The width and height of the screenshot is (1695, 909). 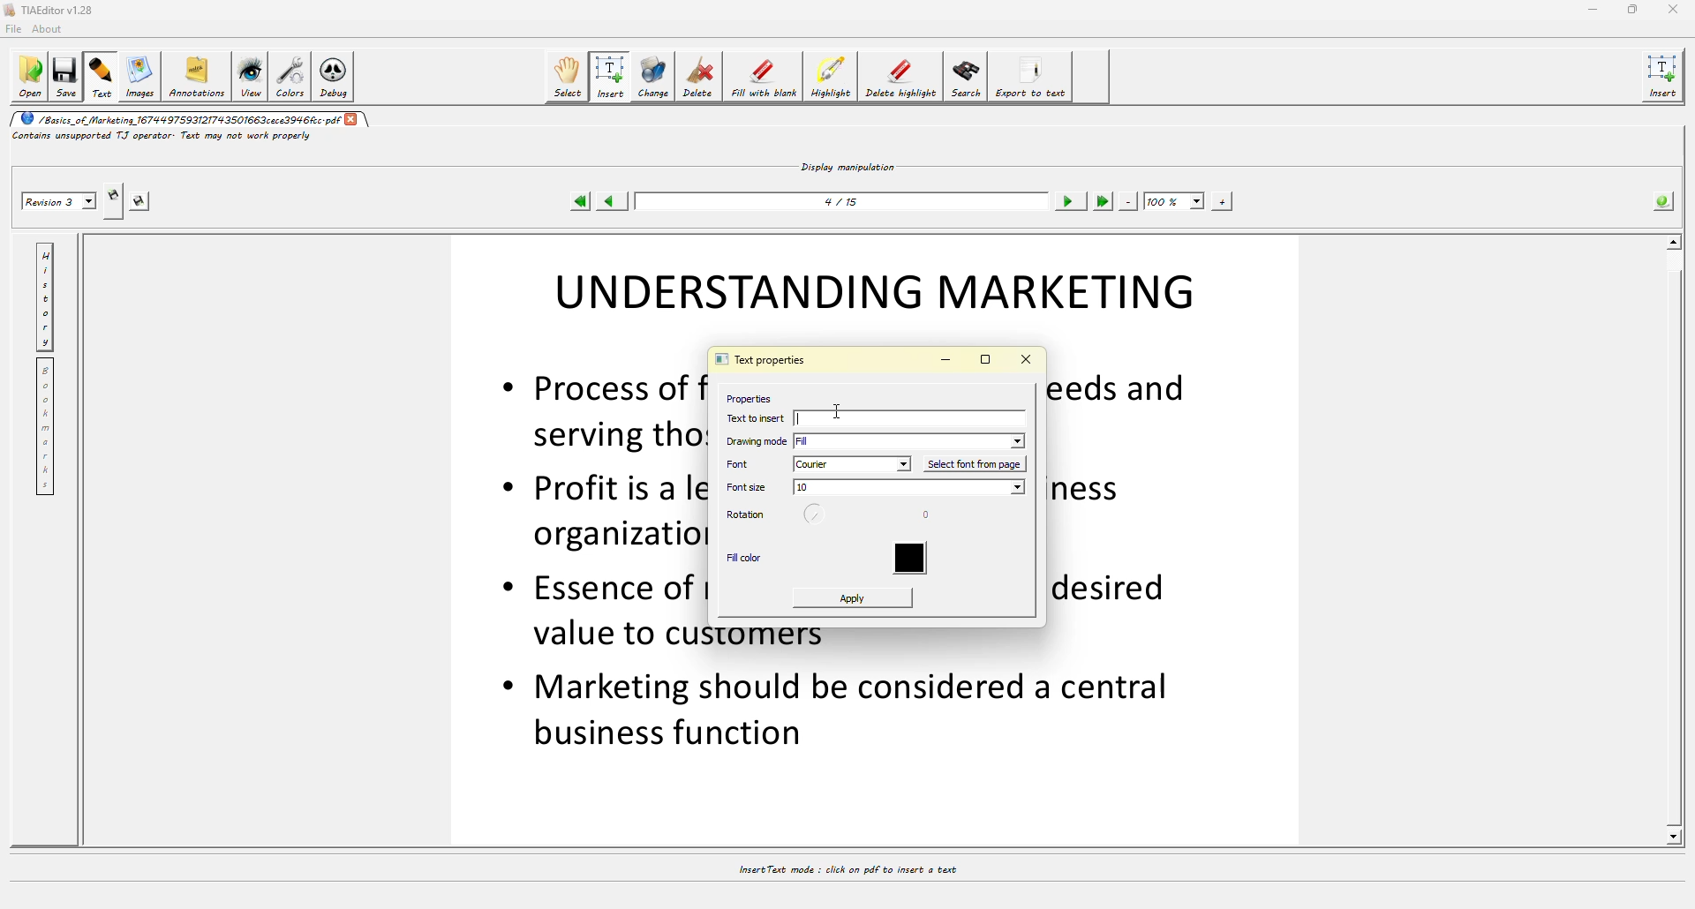 What do you see at coordinates (747, 397) in the screenshot?
I see `properties` at bounding box center [747, 397].